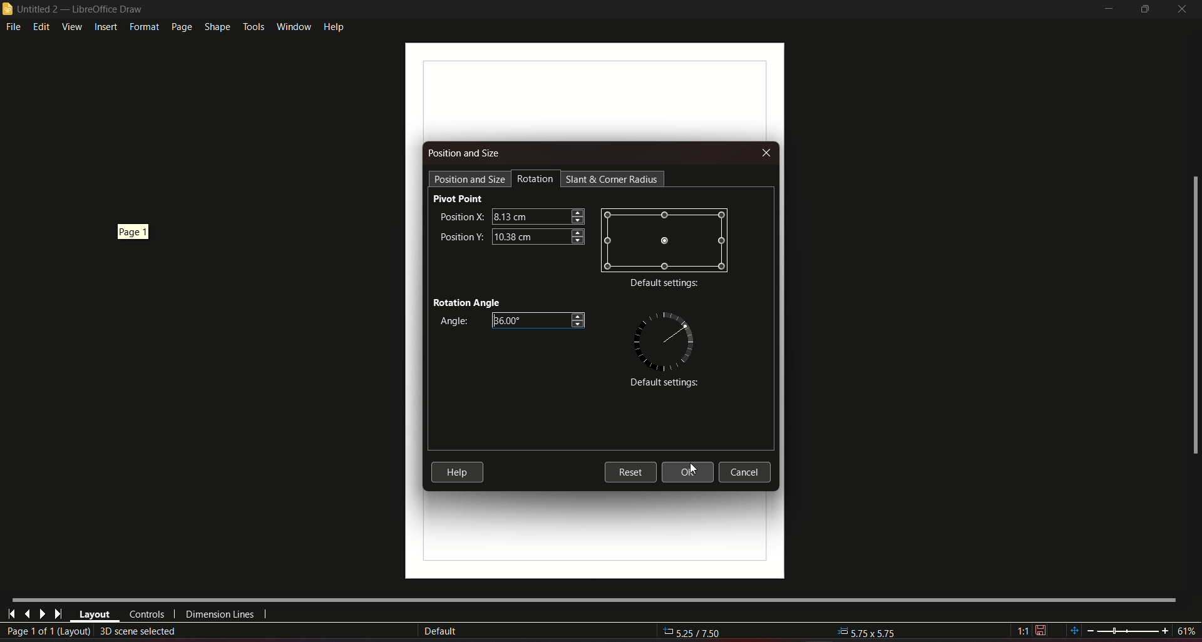 This screenshot has width=1202, height=642. I want to click on Rotation, so click(536, 179).